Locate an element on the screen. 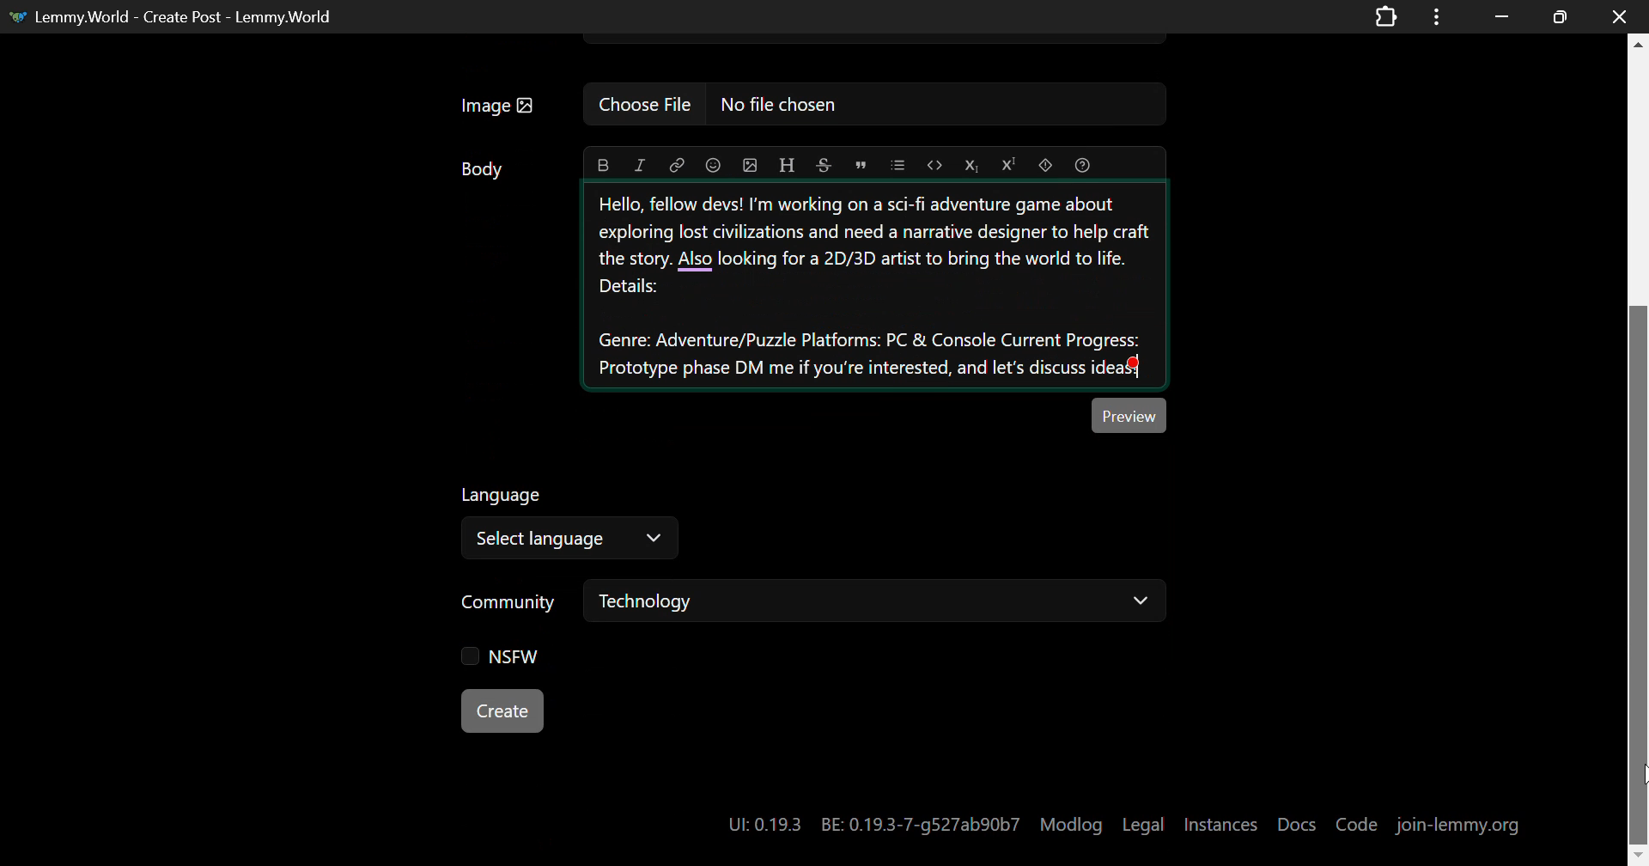 The image size is (1649, 866). Hello, fellow devs! I'm working on a sci-fi adventure game about exploring lost civilizations and need a narrative designer to help craft the story. Also looking for a 2D/3D artist to bring the world to life. Details: Genre: Adventure/Puzzle Platforms: PC & Console Current Progress: Prototype phase DM me if you're interested, and let's discuss ideas. is located at coordinates (876, 285).